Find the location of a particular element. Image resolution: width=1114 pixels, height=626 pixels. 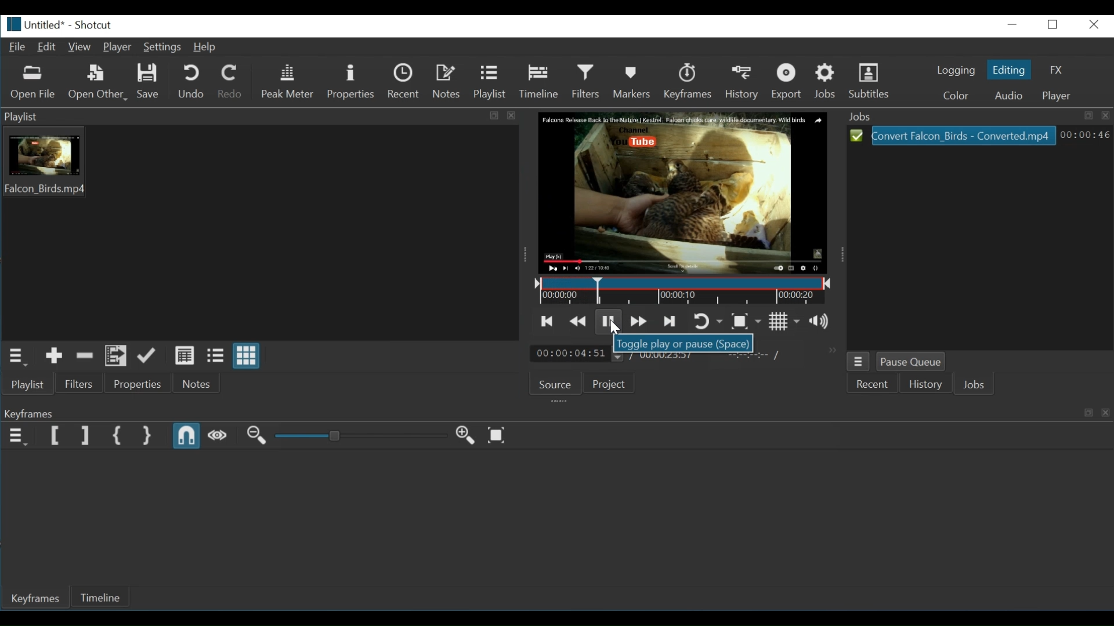

Set Filter End is located at coordinates (84, 436).